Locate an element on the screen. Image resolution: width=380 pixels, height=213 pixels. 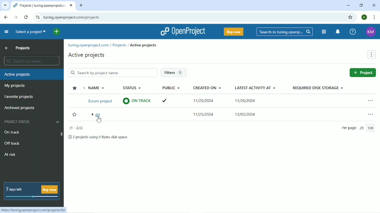
To notification center is located at coordinates (338, 32).